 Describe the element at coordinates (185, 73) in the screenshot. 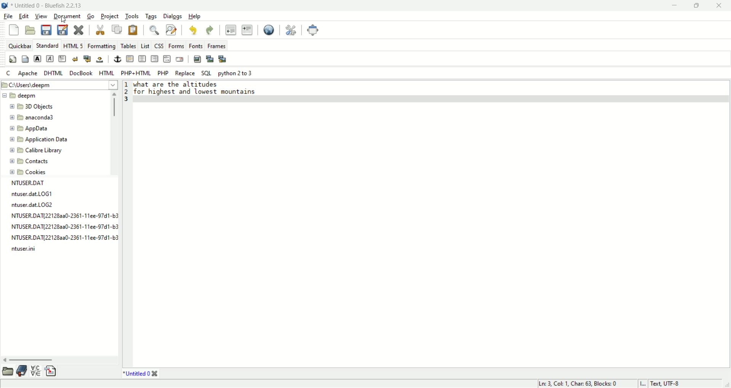

I see `REPLACE` at that location.